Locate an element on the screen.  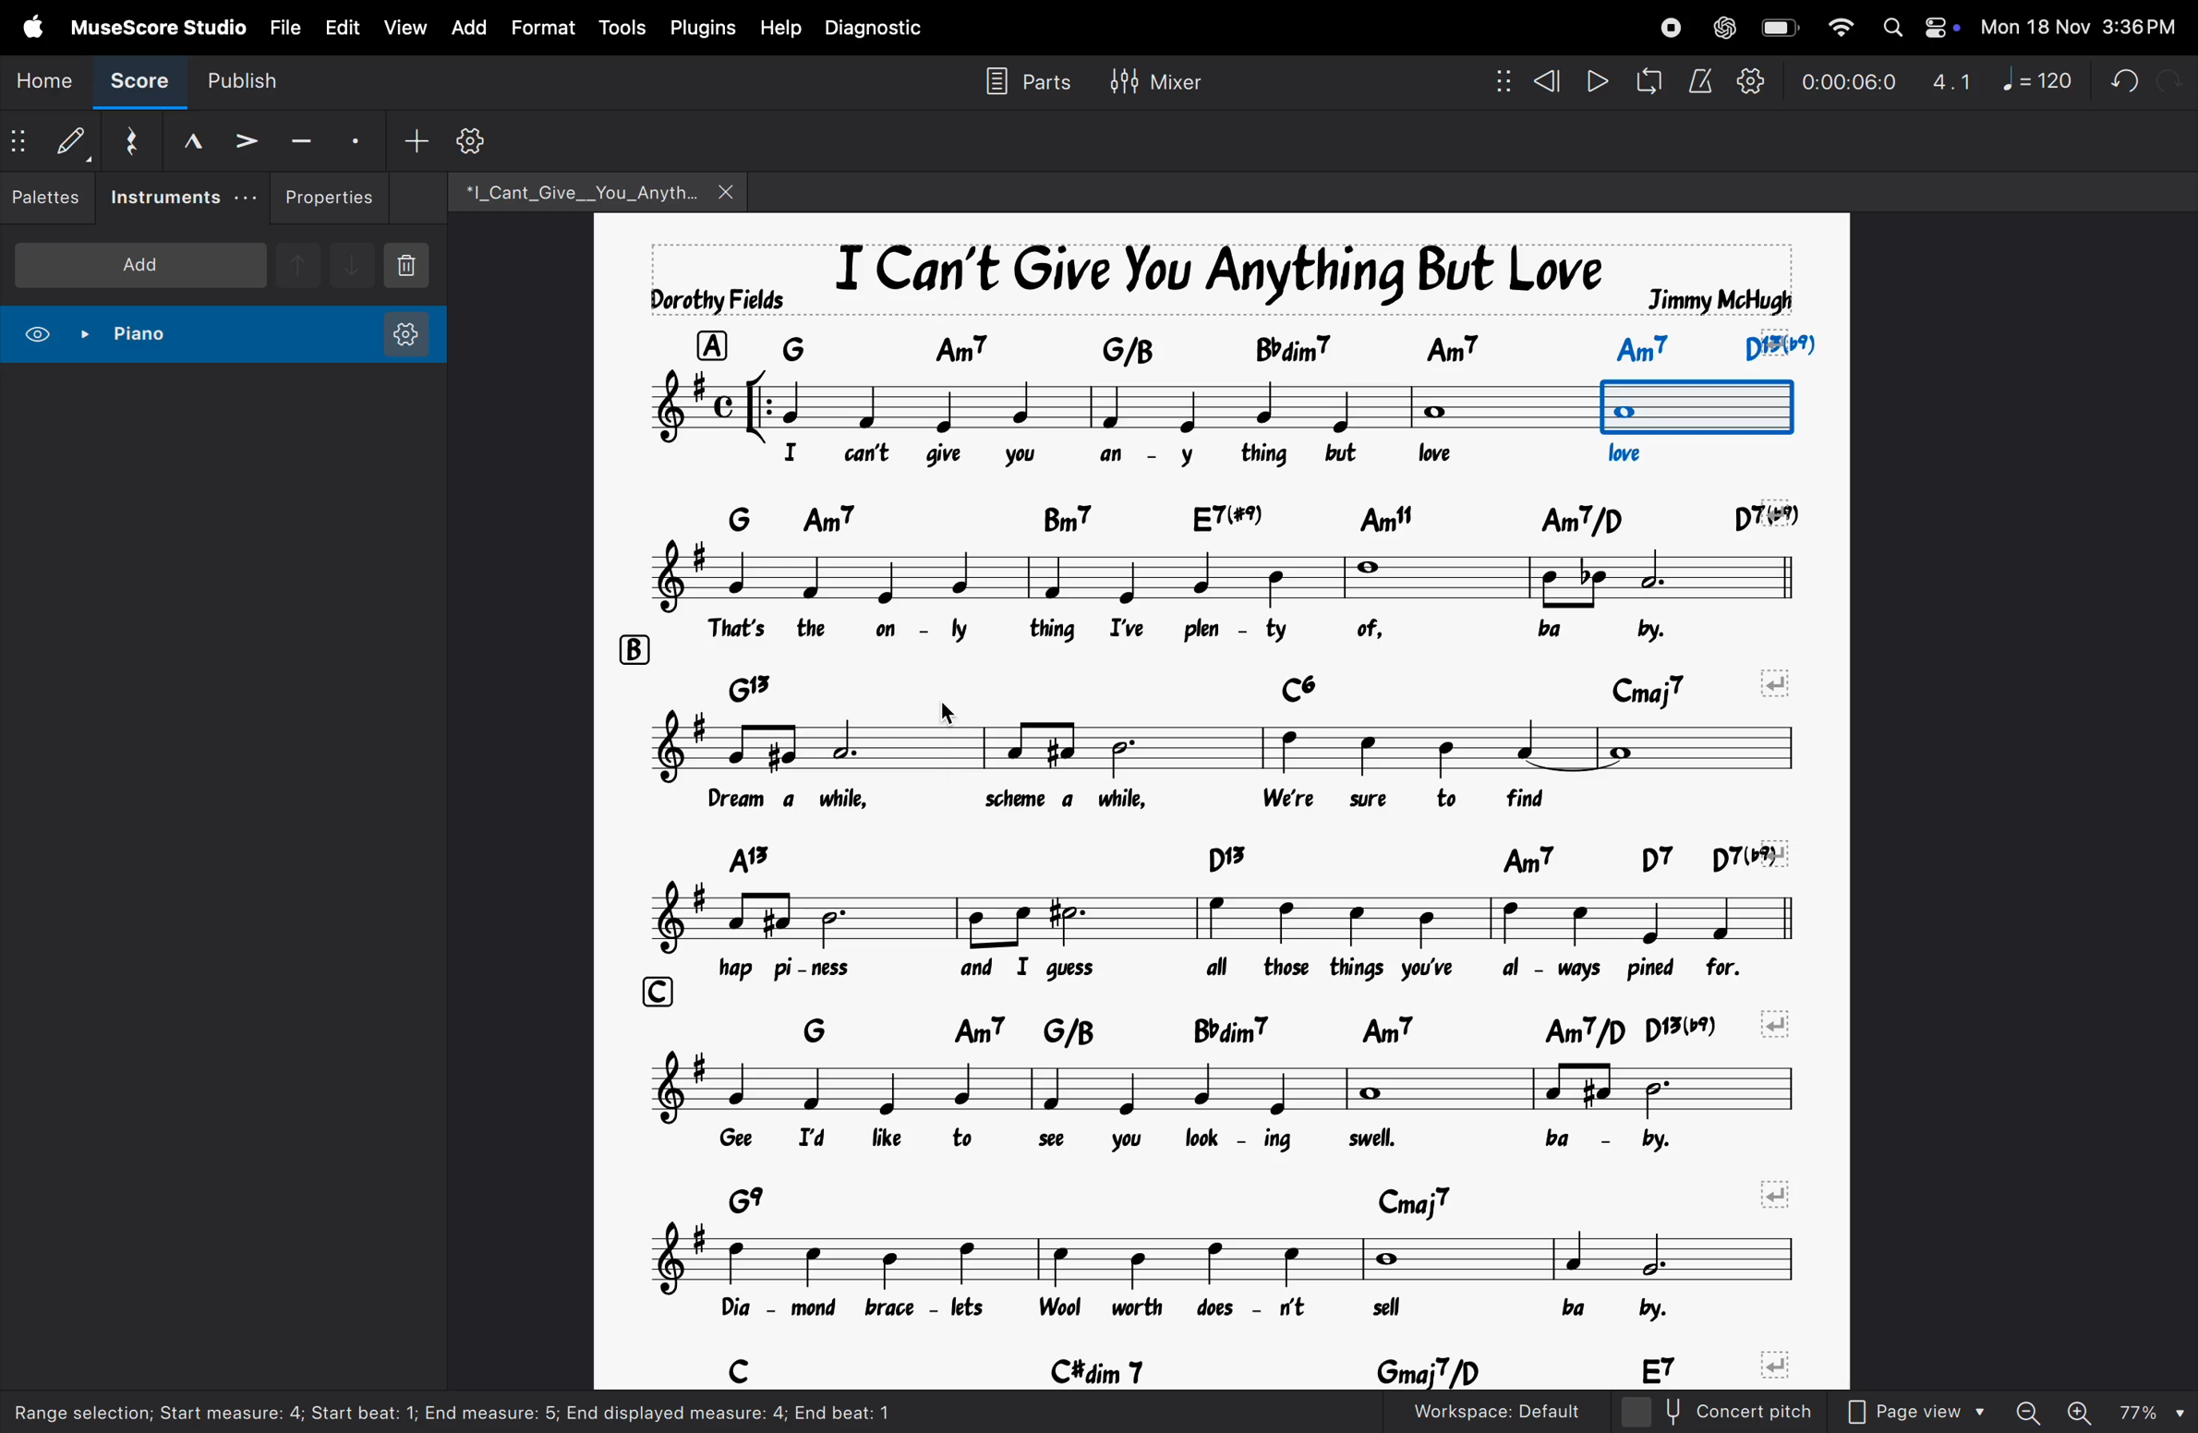
row is located at coordinates (662, 991).